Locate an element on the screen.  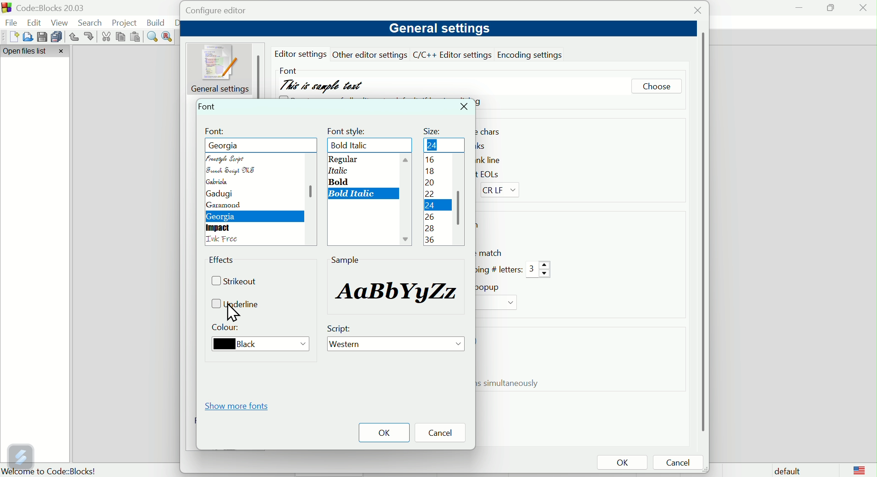
sample is located at coordinates (345, 260).